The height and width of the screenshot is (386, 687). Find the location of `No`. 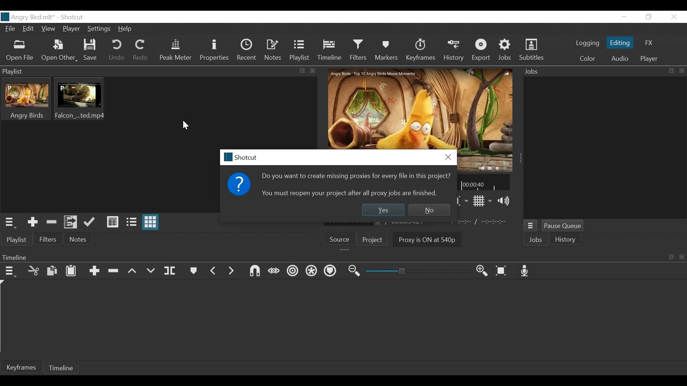

No is located at coordinates (430, 209).